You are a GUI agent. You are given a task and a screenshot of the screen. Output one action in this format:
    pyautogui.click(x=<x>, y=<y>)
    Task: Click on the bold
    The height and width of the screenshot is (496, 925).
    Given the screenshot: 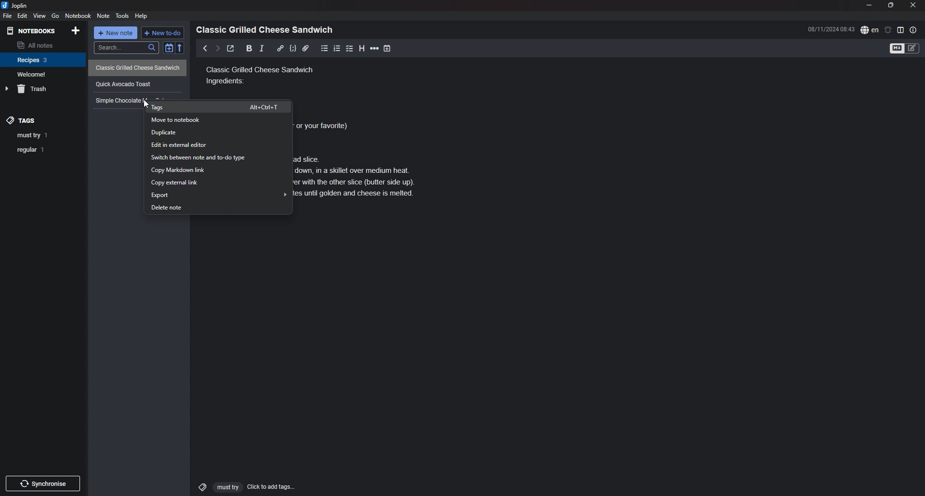 What is the action you would take?
    pyautogui.click(x=246, y=49)
    